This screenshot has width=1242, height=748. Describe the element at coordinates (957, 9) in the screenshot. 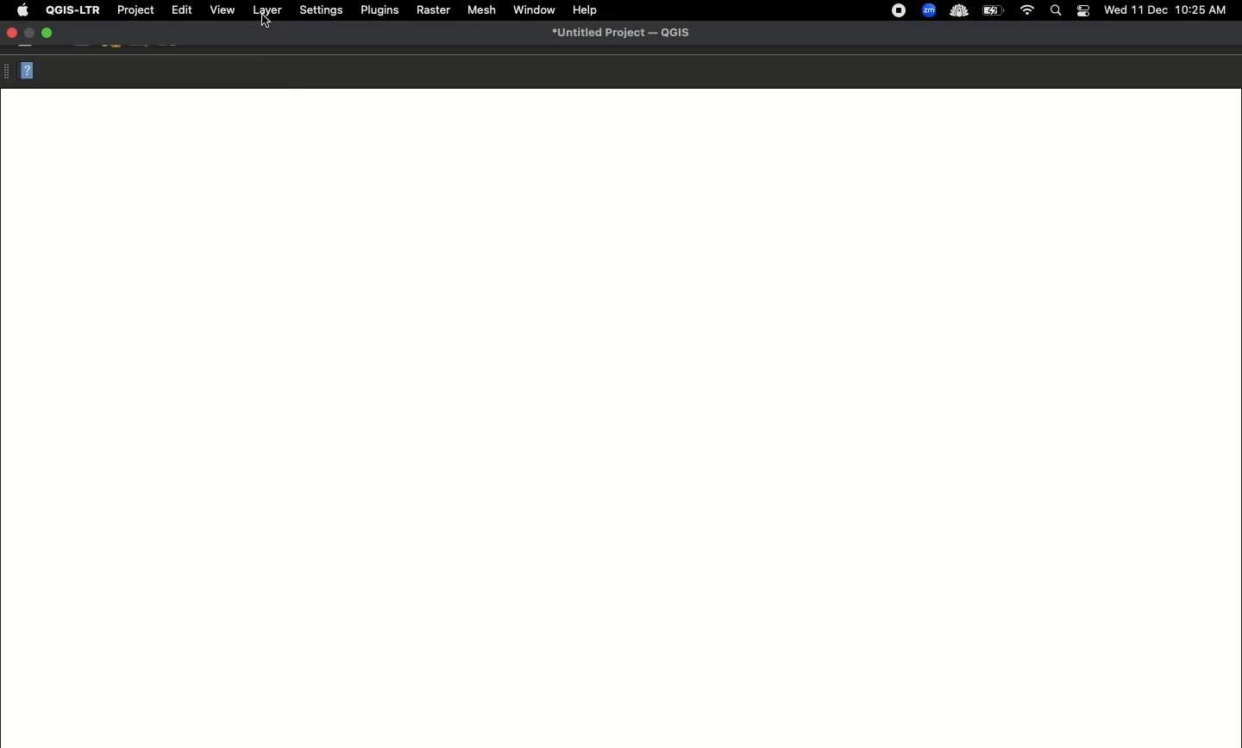

I see `cloud` at that location.